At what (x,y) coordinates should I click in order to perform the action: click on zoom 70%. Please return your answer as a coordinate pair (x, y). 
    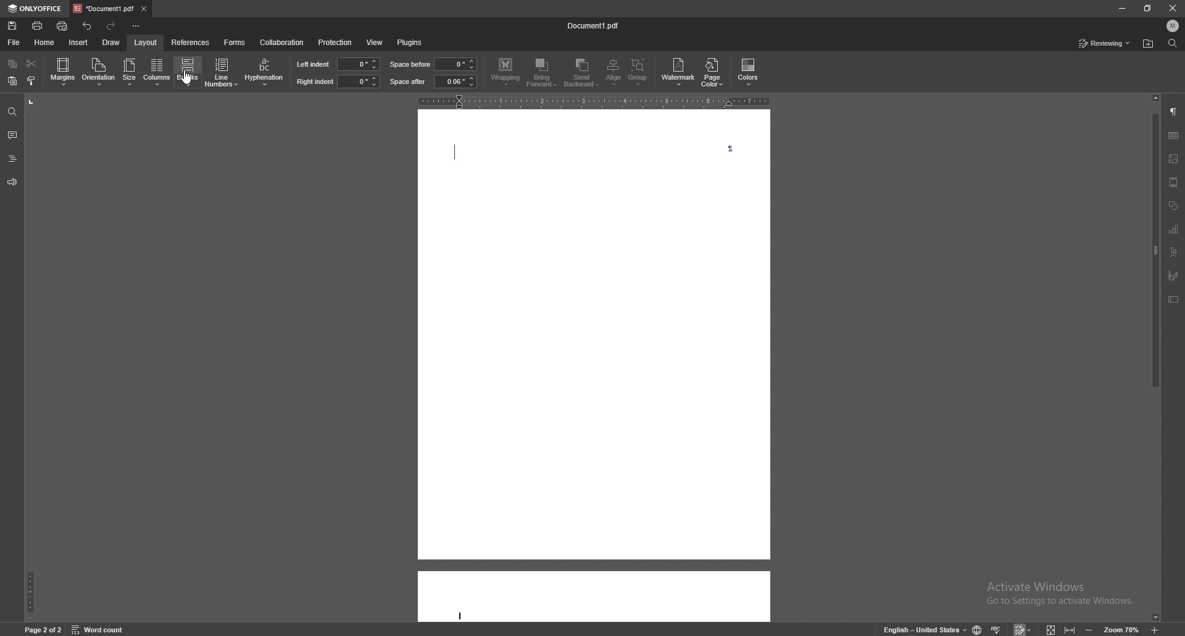
    Looking at the image, I should click on (1125, 628).